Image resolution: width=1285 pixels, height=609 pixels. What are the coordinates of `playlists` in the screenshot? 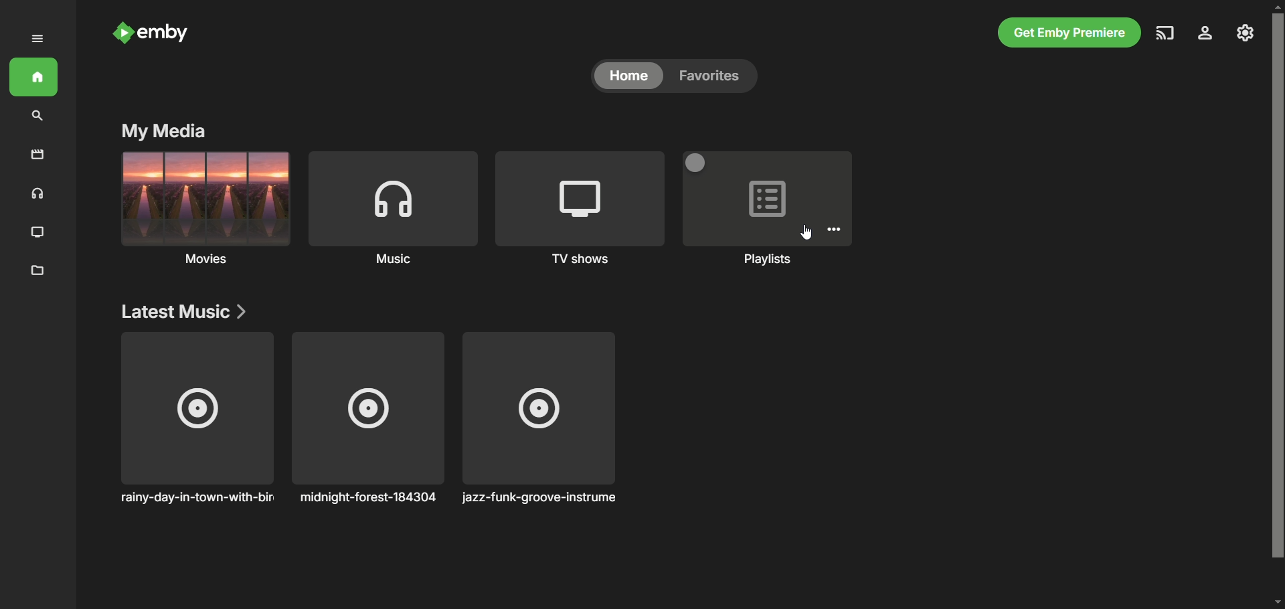 It's located at (765, 211).